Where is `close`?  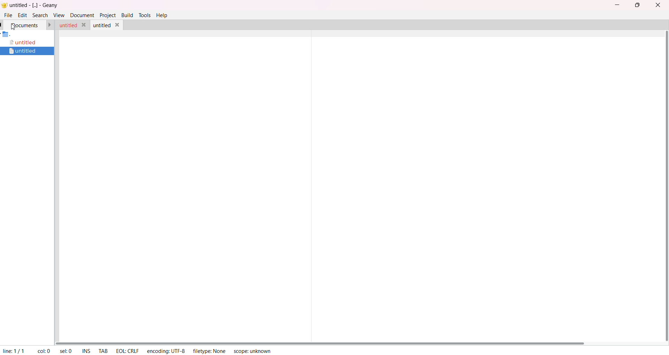
close is located at coordinates (118, 25).